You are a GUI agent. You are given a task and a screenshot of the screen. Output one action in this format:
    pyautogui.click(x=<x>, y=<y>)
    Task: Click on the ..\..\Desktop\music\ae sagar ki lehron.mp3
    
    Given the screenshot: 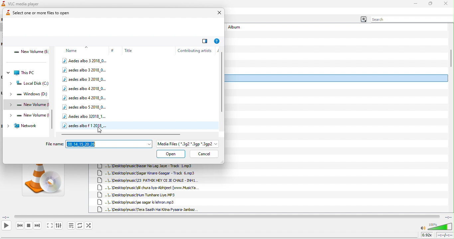 What is the action you would take?
    pyautogui.click(x=139, y=202)
    